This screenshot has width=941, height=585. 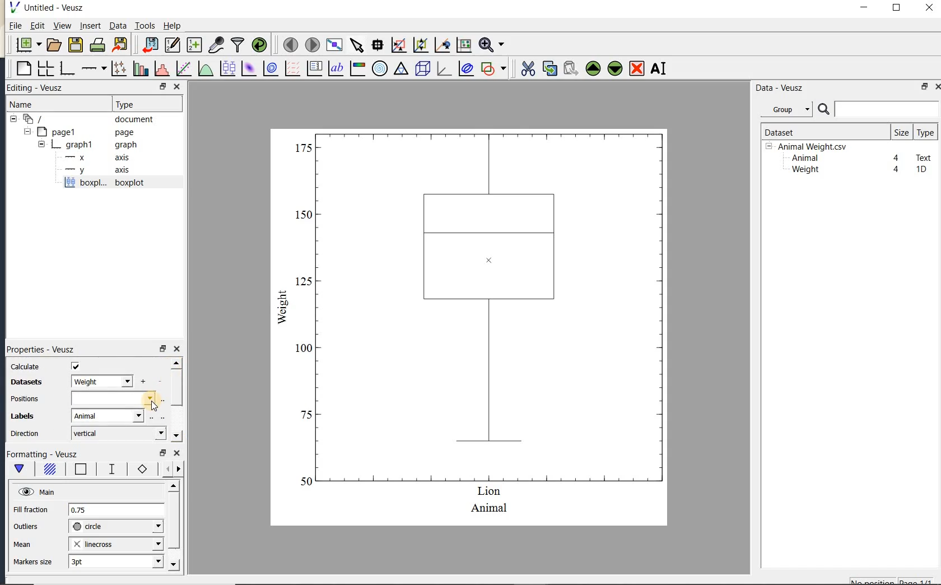 I want to click on Animal, so click(x=107, y=416).